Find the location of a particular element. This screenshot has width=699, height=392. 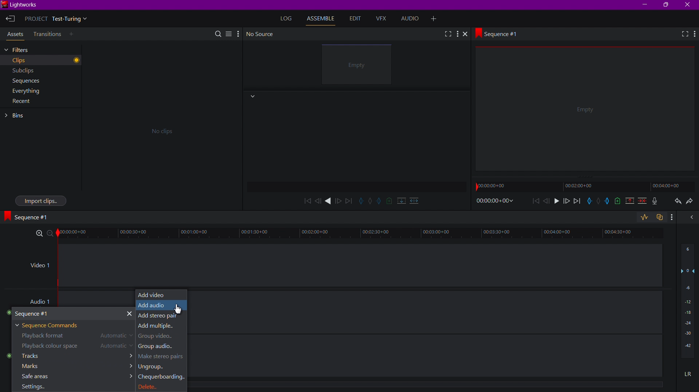

Add stereo pair is located at coordinates (161, 316).